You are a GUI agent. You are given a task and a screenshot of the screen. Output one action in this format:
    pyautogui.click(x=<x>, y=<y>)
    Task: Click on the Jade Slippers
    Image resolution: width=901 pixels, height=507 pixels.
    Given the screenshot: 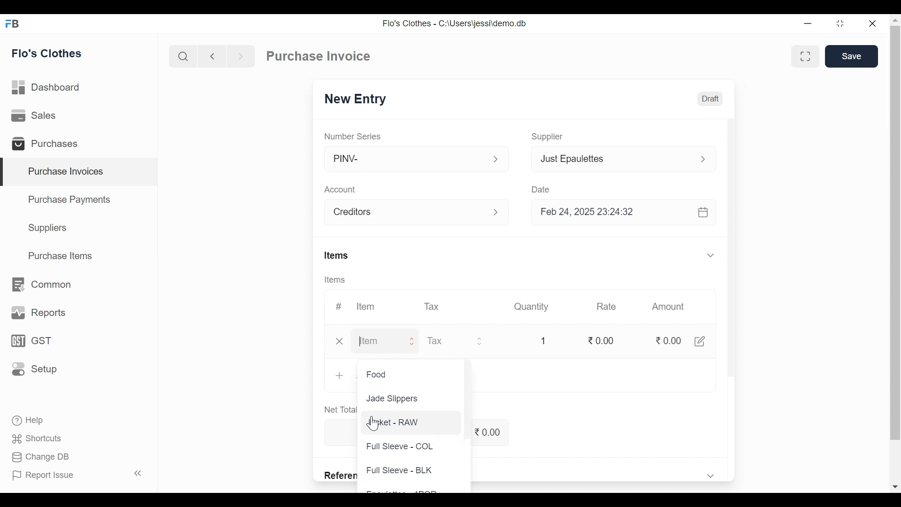 What is the action you would take?
    pyautogui.click(x=394, y=399)
    